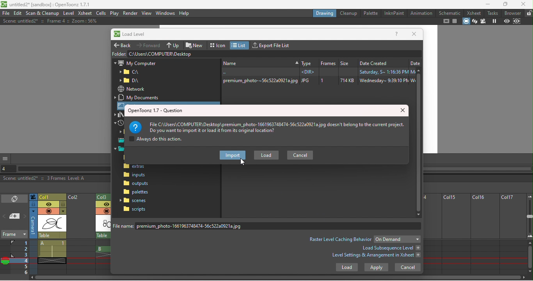  What do you see at coordinates (43, 13) in the screenshot?
I see `Scan & Cleanup` at bounding box center [43, 13].